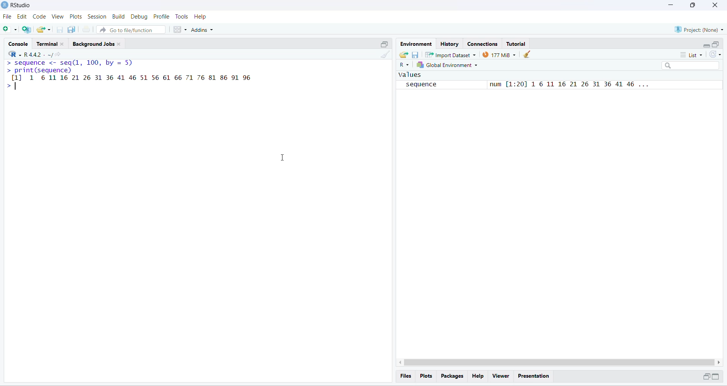 The image size is (727, 386). I want to click on copy, so click(72, 29).